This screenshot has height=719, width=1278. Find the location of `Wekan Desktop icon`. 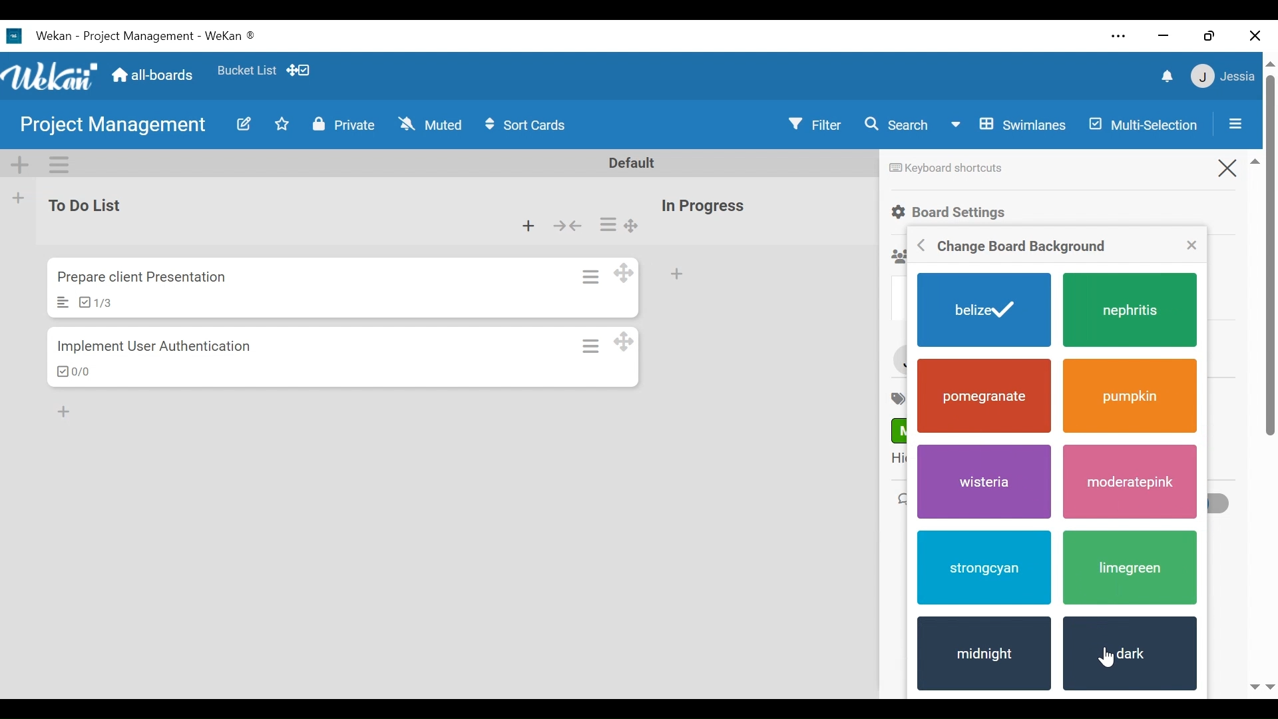

Wekan Desktop icon is located at coordinates (138, 37).